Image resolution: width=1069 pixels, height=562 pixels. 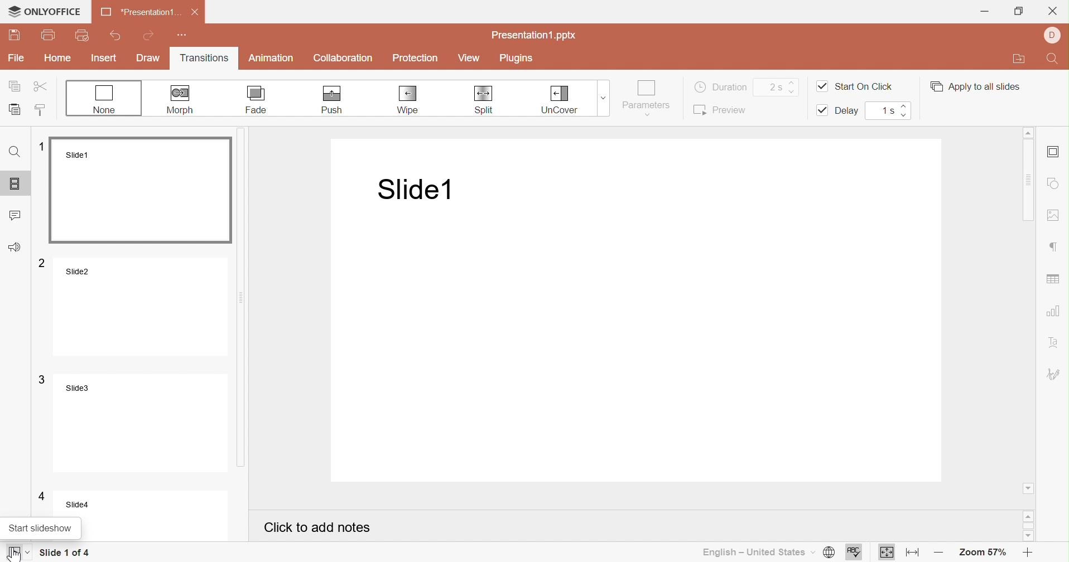 I want to click on Delay, so click(x=838, y=113).